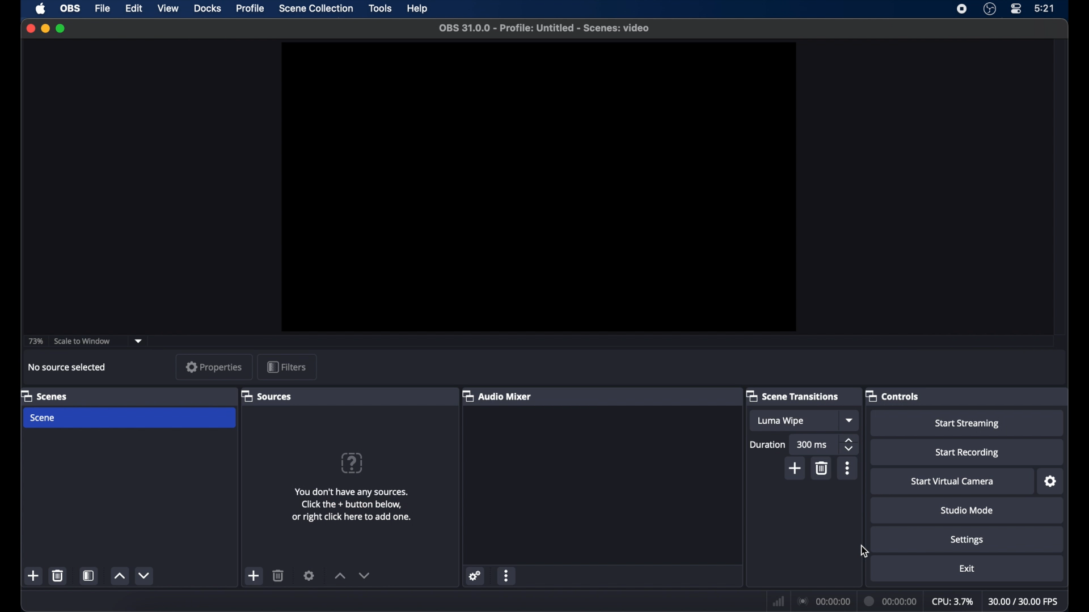 The height and width of the screenshot is (612, 1089). Describe the element at coordinates (353, 505) in the screenshot. I see `you don't have any sources. Click the + button below, or right click here to add one,.` at that location.